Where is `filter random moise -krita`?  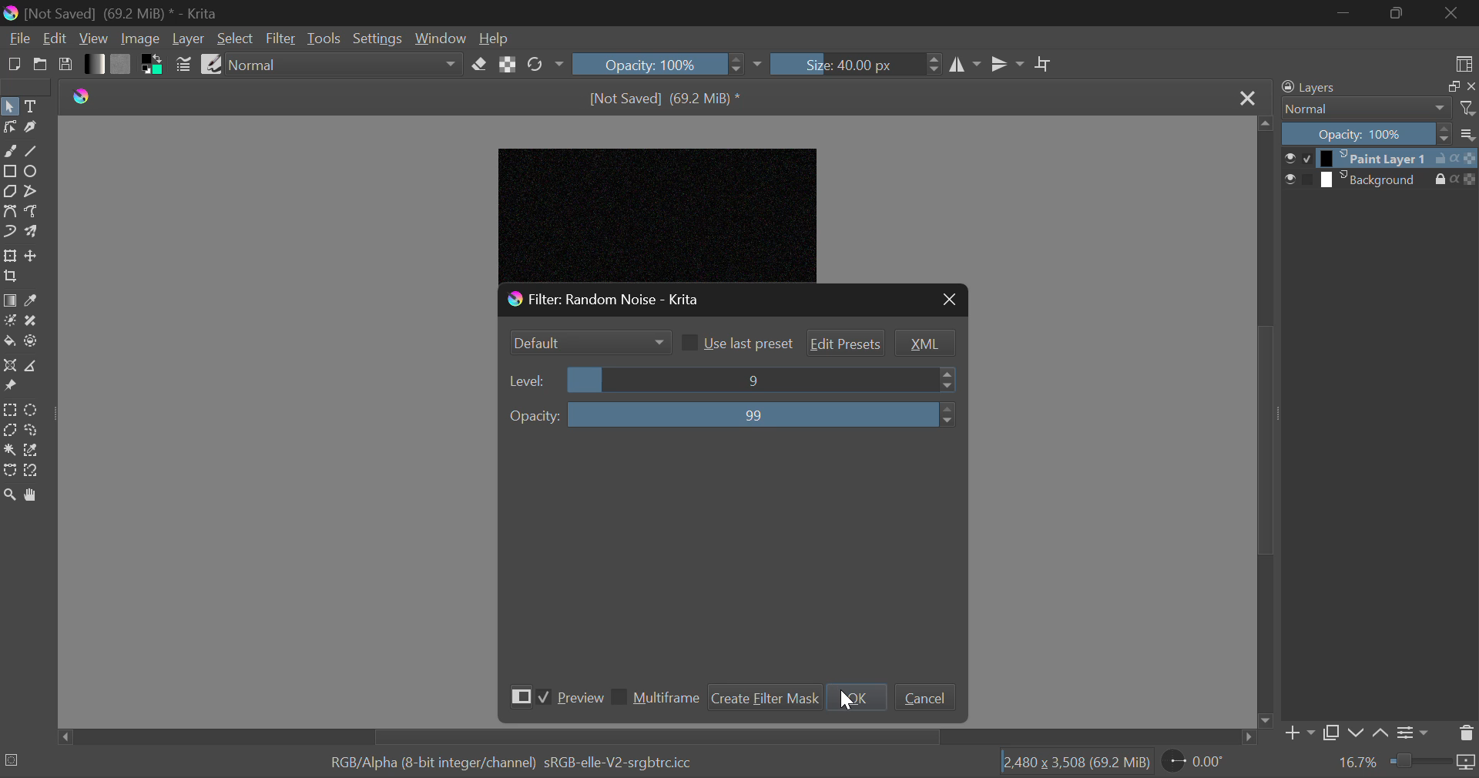
filter random moise -krita is located at coordinates (662, 297).